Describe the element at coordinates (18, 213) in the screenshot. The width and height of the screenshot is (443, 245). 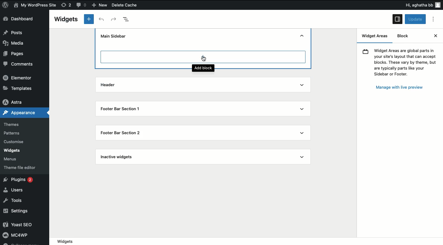
I see `Settings` at that location.